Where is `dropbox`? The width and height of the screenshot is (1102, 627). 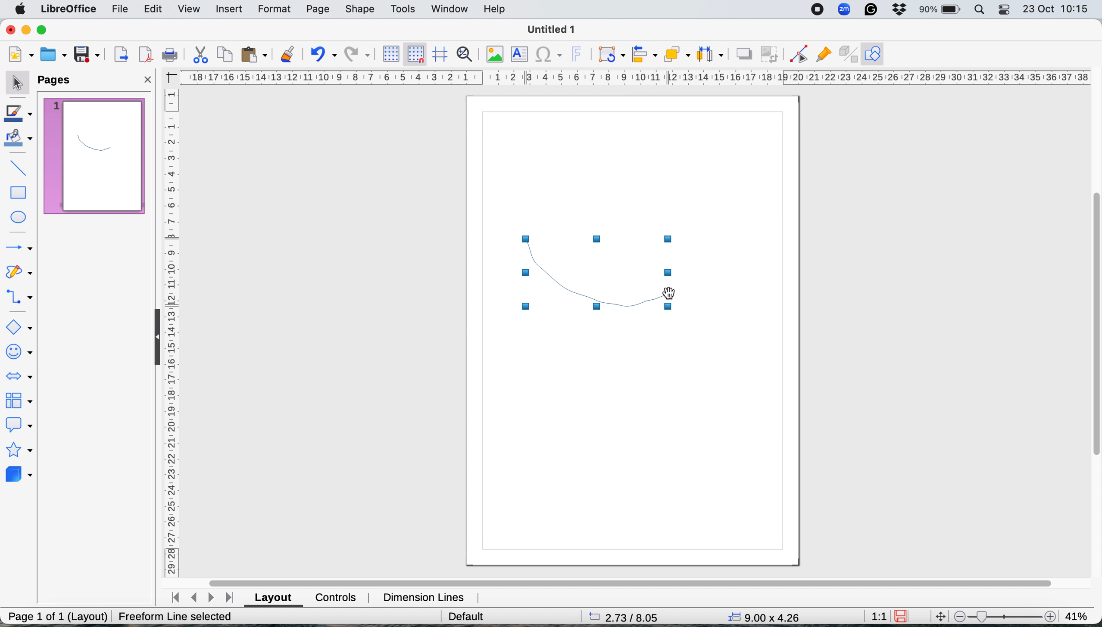
dropbox is located at coordinates (902, 9).